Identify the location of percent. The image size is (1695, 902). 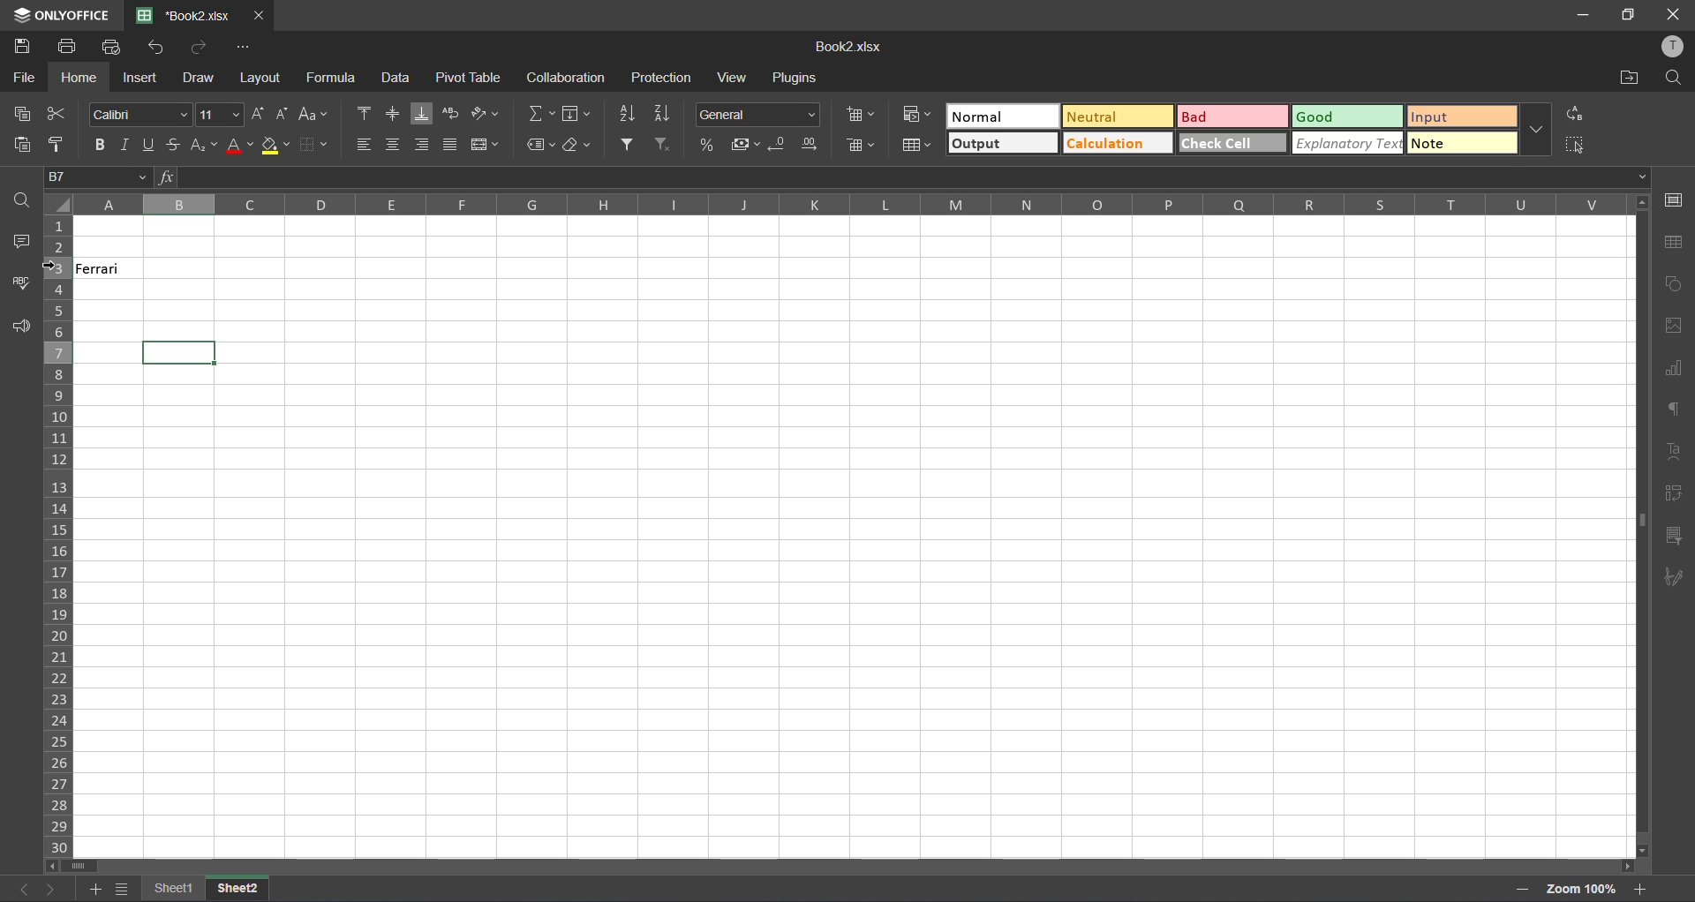
(707, 143).